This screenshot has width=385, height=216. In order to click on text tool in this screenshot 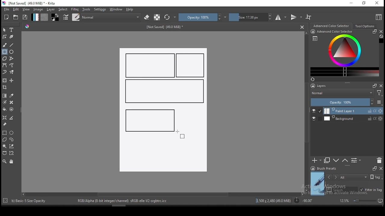, I will do `click(12, 30)`.